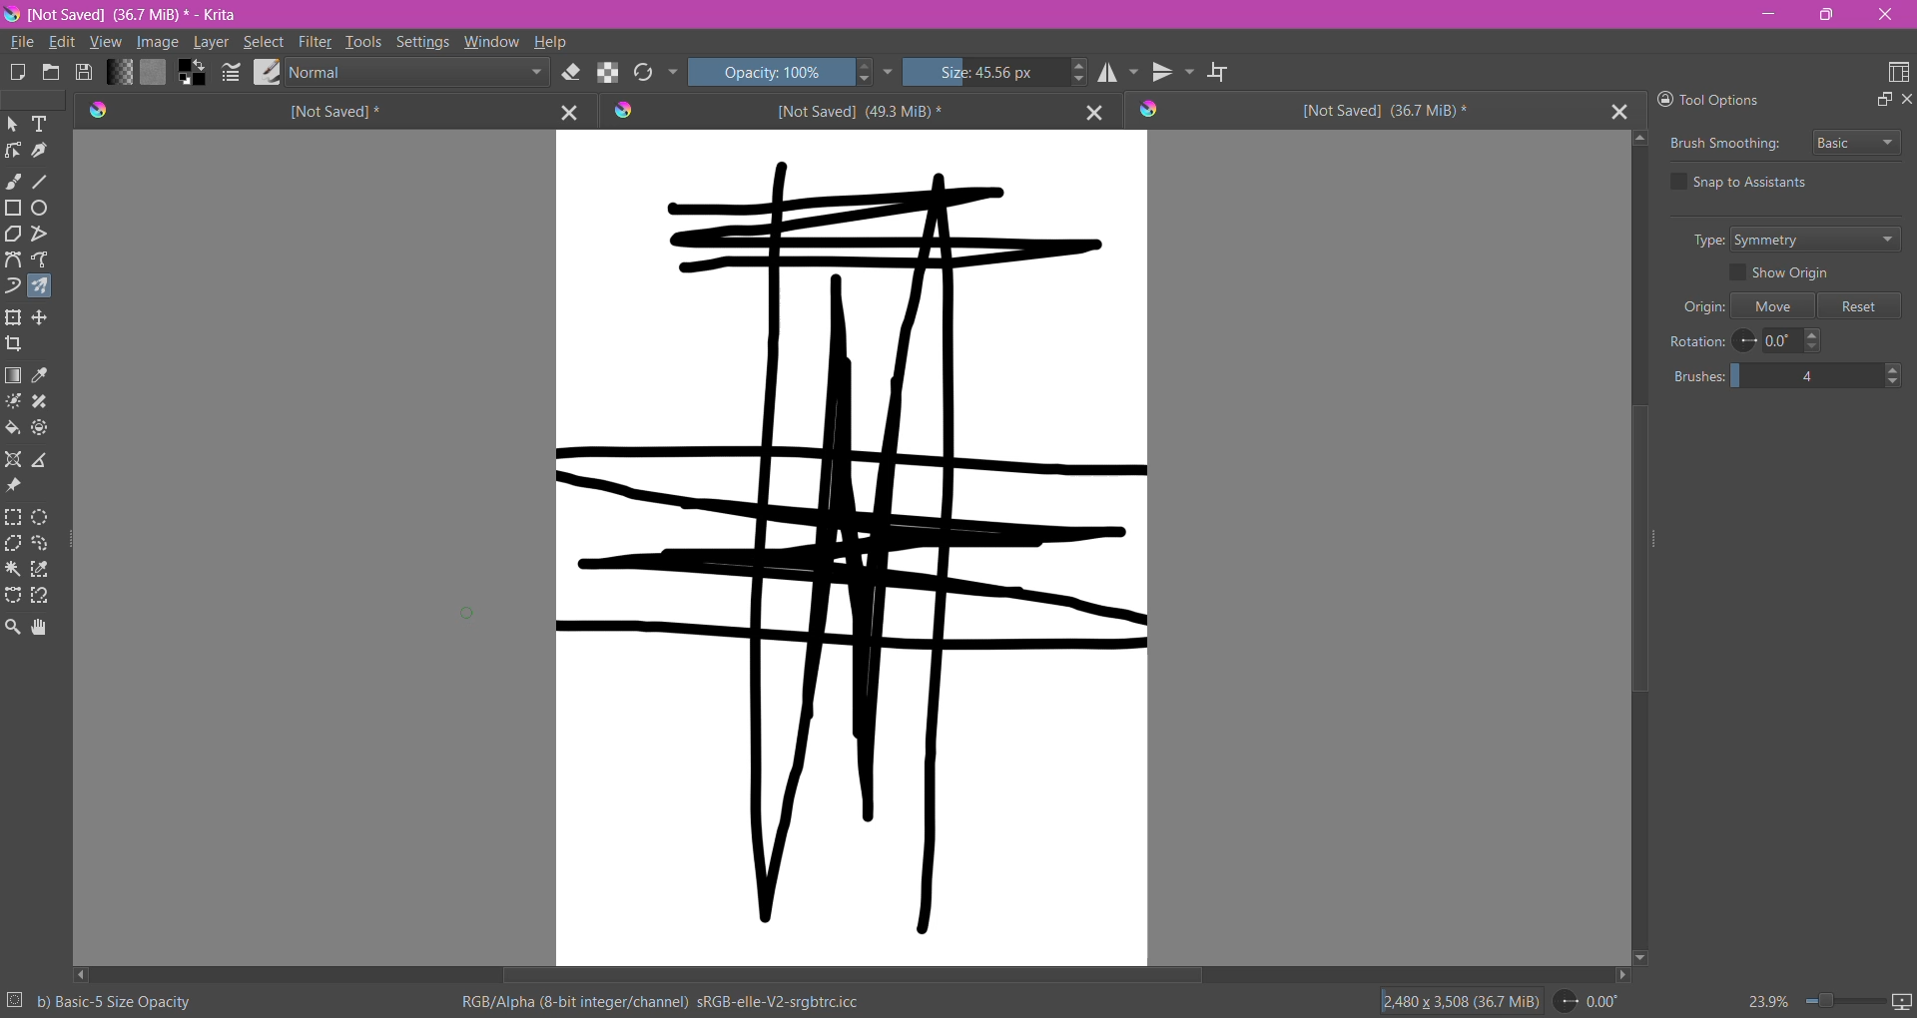 This screenshot has height=1018, width=1917. Describe the element at coordinates (14, 208) in the screenshot. I see `Rectangle Tool` at that location.